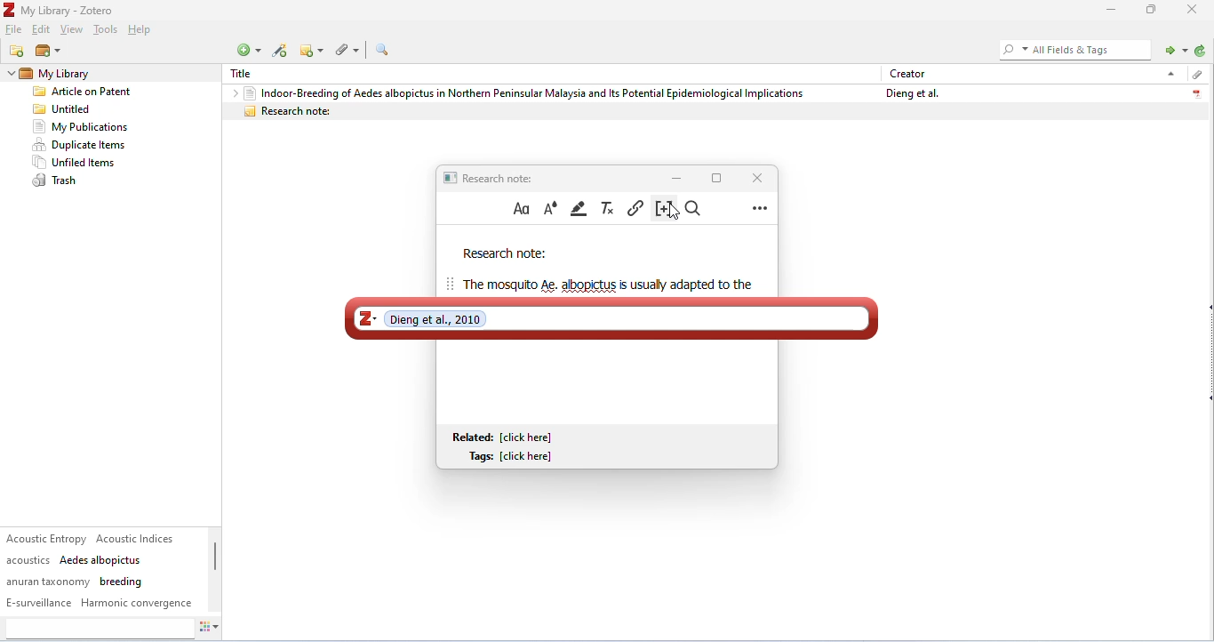 This screenshot has height=642, width=1214. Describe the element at coordinates (716, 177) in the screenshot. I see `maximize` at that location.